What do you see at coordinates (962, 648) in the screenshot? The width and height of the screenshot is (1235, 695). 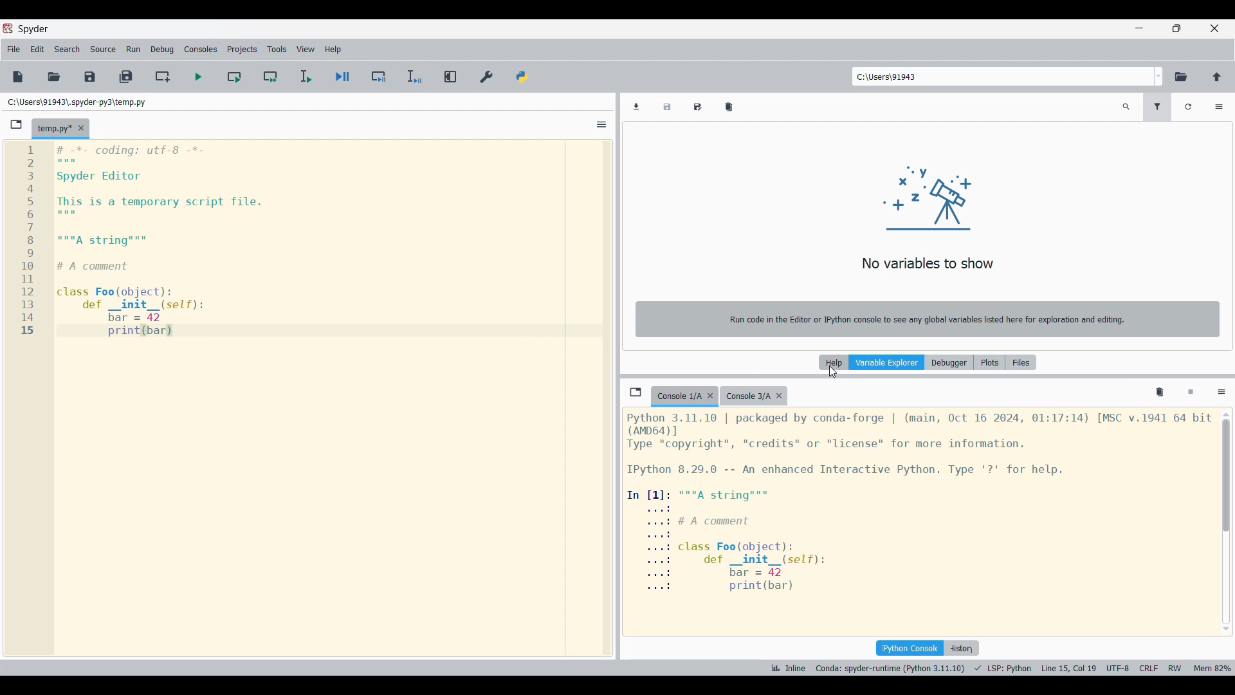 I see `History` at bounding box center [962, 648].